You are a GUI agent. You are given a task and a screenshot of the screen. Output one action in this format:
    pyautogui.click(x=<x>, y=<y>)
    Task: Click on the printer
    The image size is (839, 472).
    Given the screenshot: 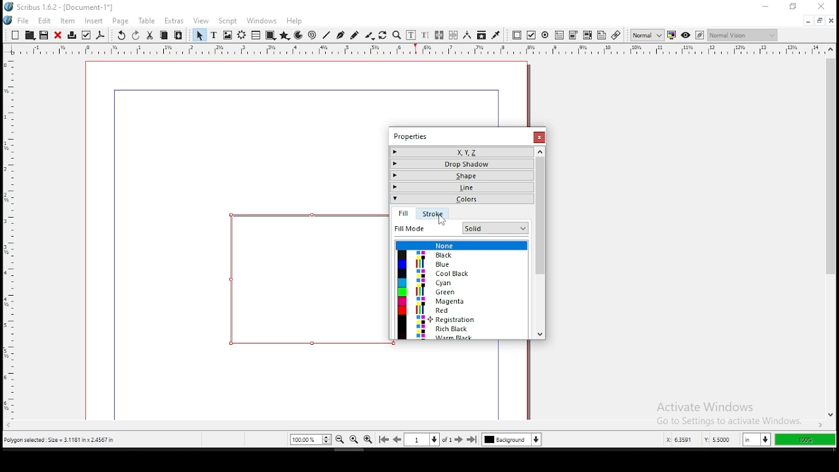 What is the action you would take?
    pyautogui.click(x=71, y=35)
    